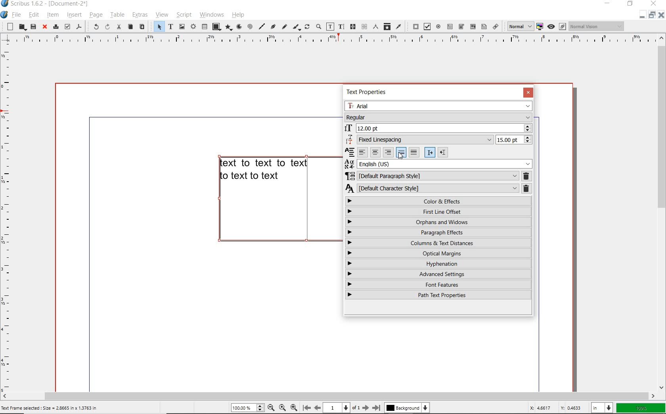 The image size is (666, 414). Describe the element at coordinates (601, 407) in the screenshot. I see `select unit` at that location.